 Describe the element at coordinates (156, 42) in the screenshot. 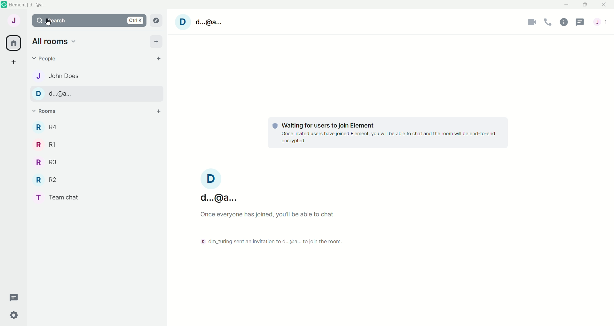

I see `add` at that location.